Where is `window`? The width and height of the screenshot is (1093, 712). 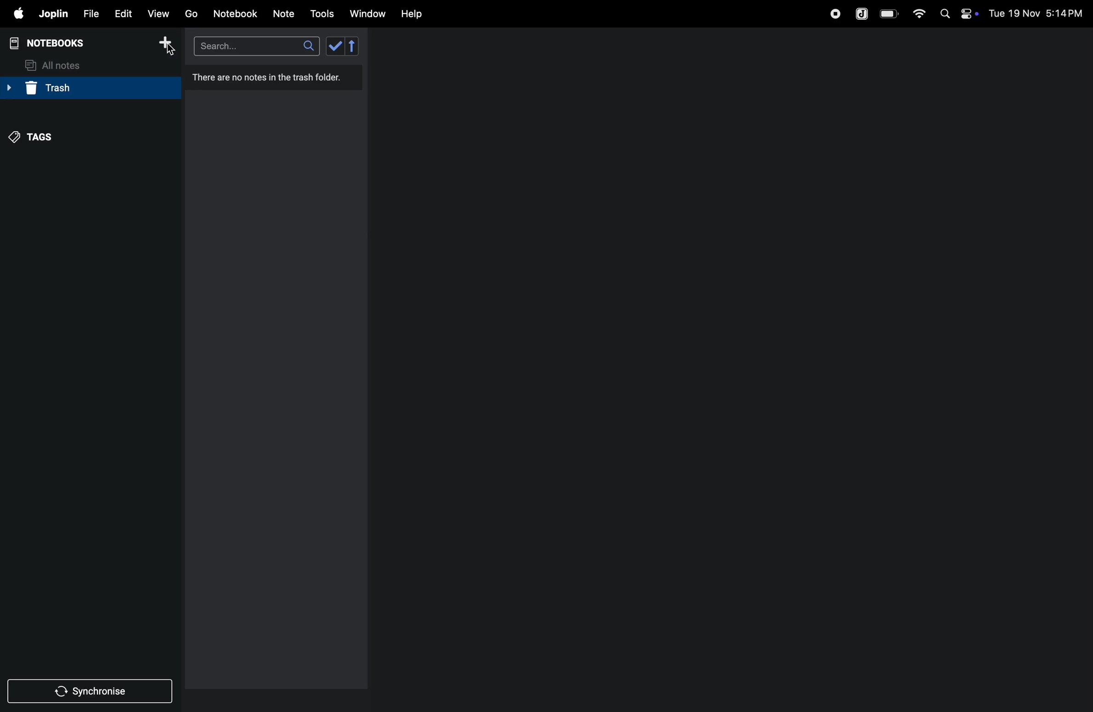 window is located at coordinates (366, 14).